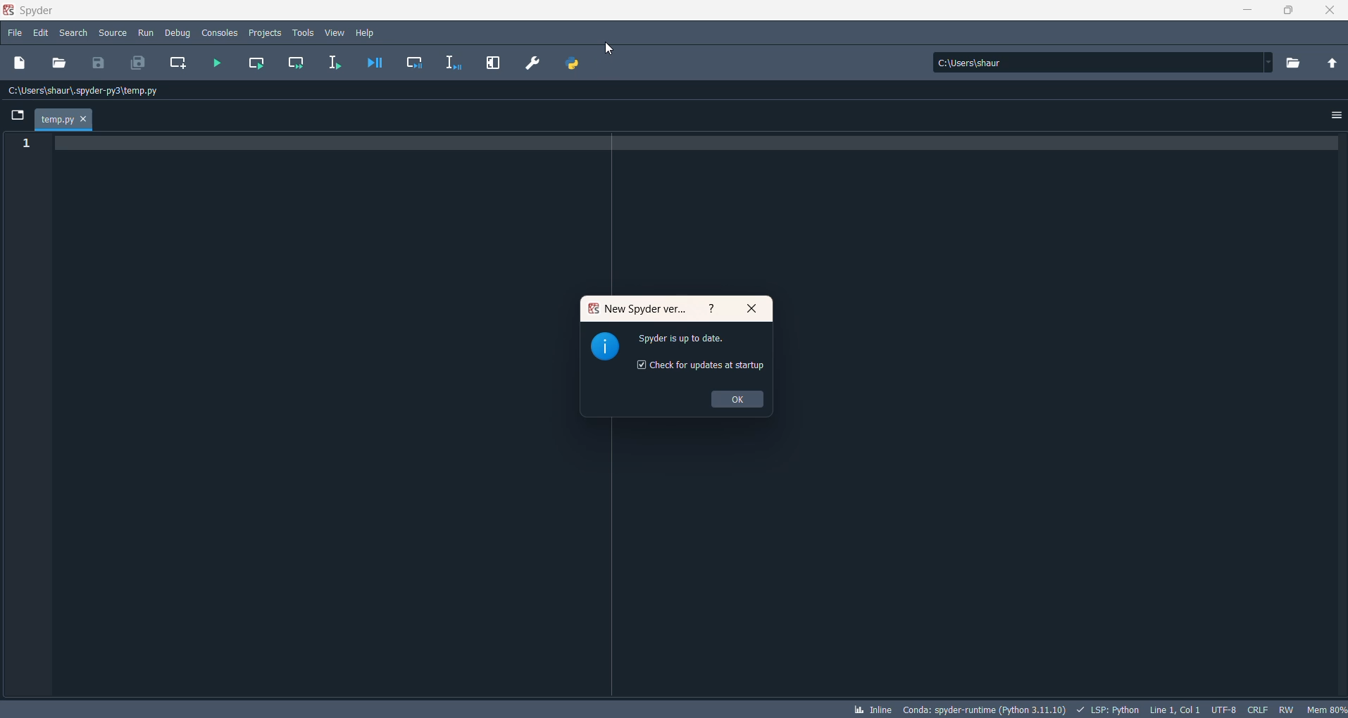 The image size is (1348, 718). I want to click on path dropdown, so click(1274, 62).